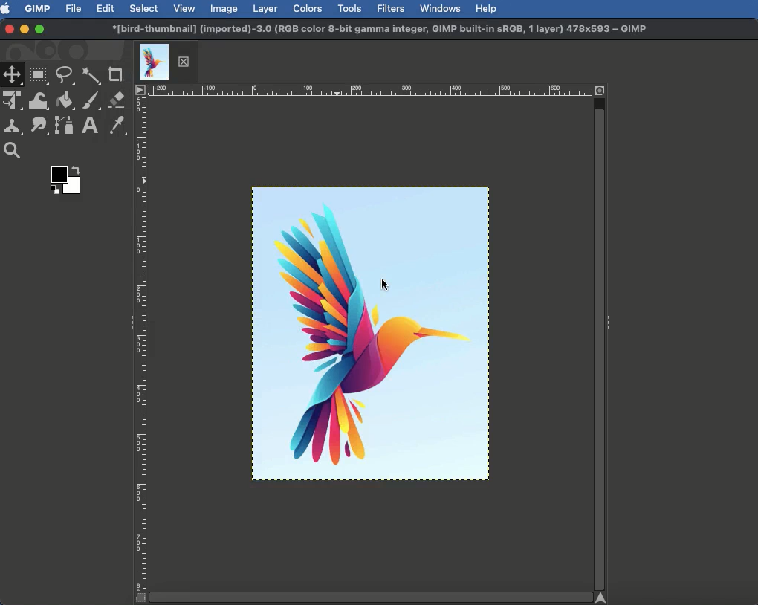 This screenshot has height=605, width=758. I want to click on Options, so click(139, 88).